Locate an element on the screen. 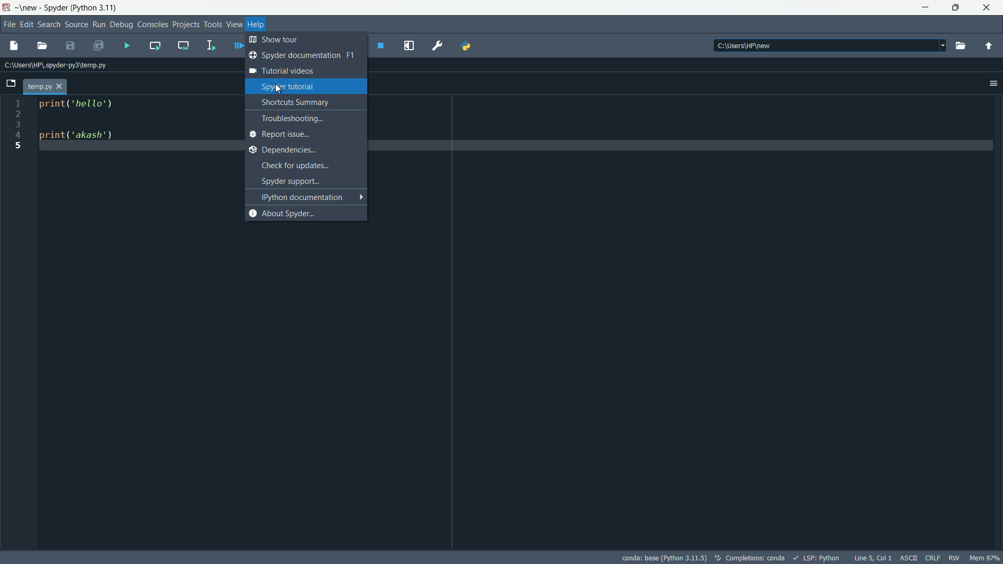 The width and height of the screenshot is (1003, 564). run current cell is located at coordinates (155, 45).